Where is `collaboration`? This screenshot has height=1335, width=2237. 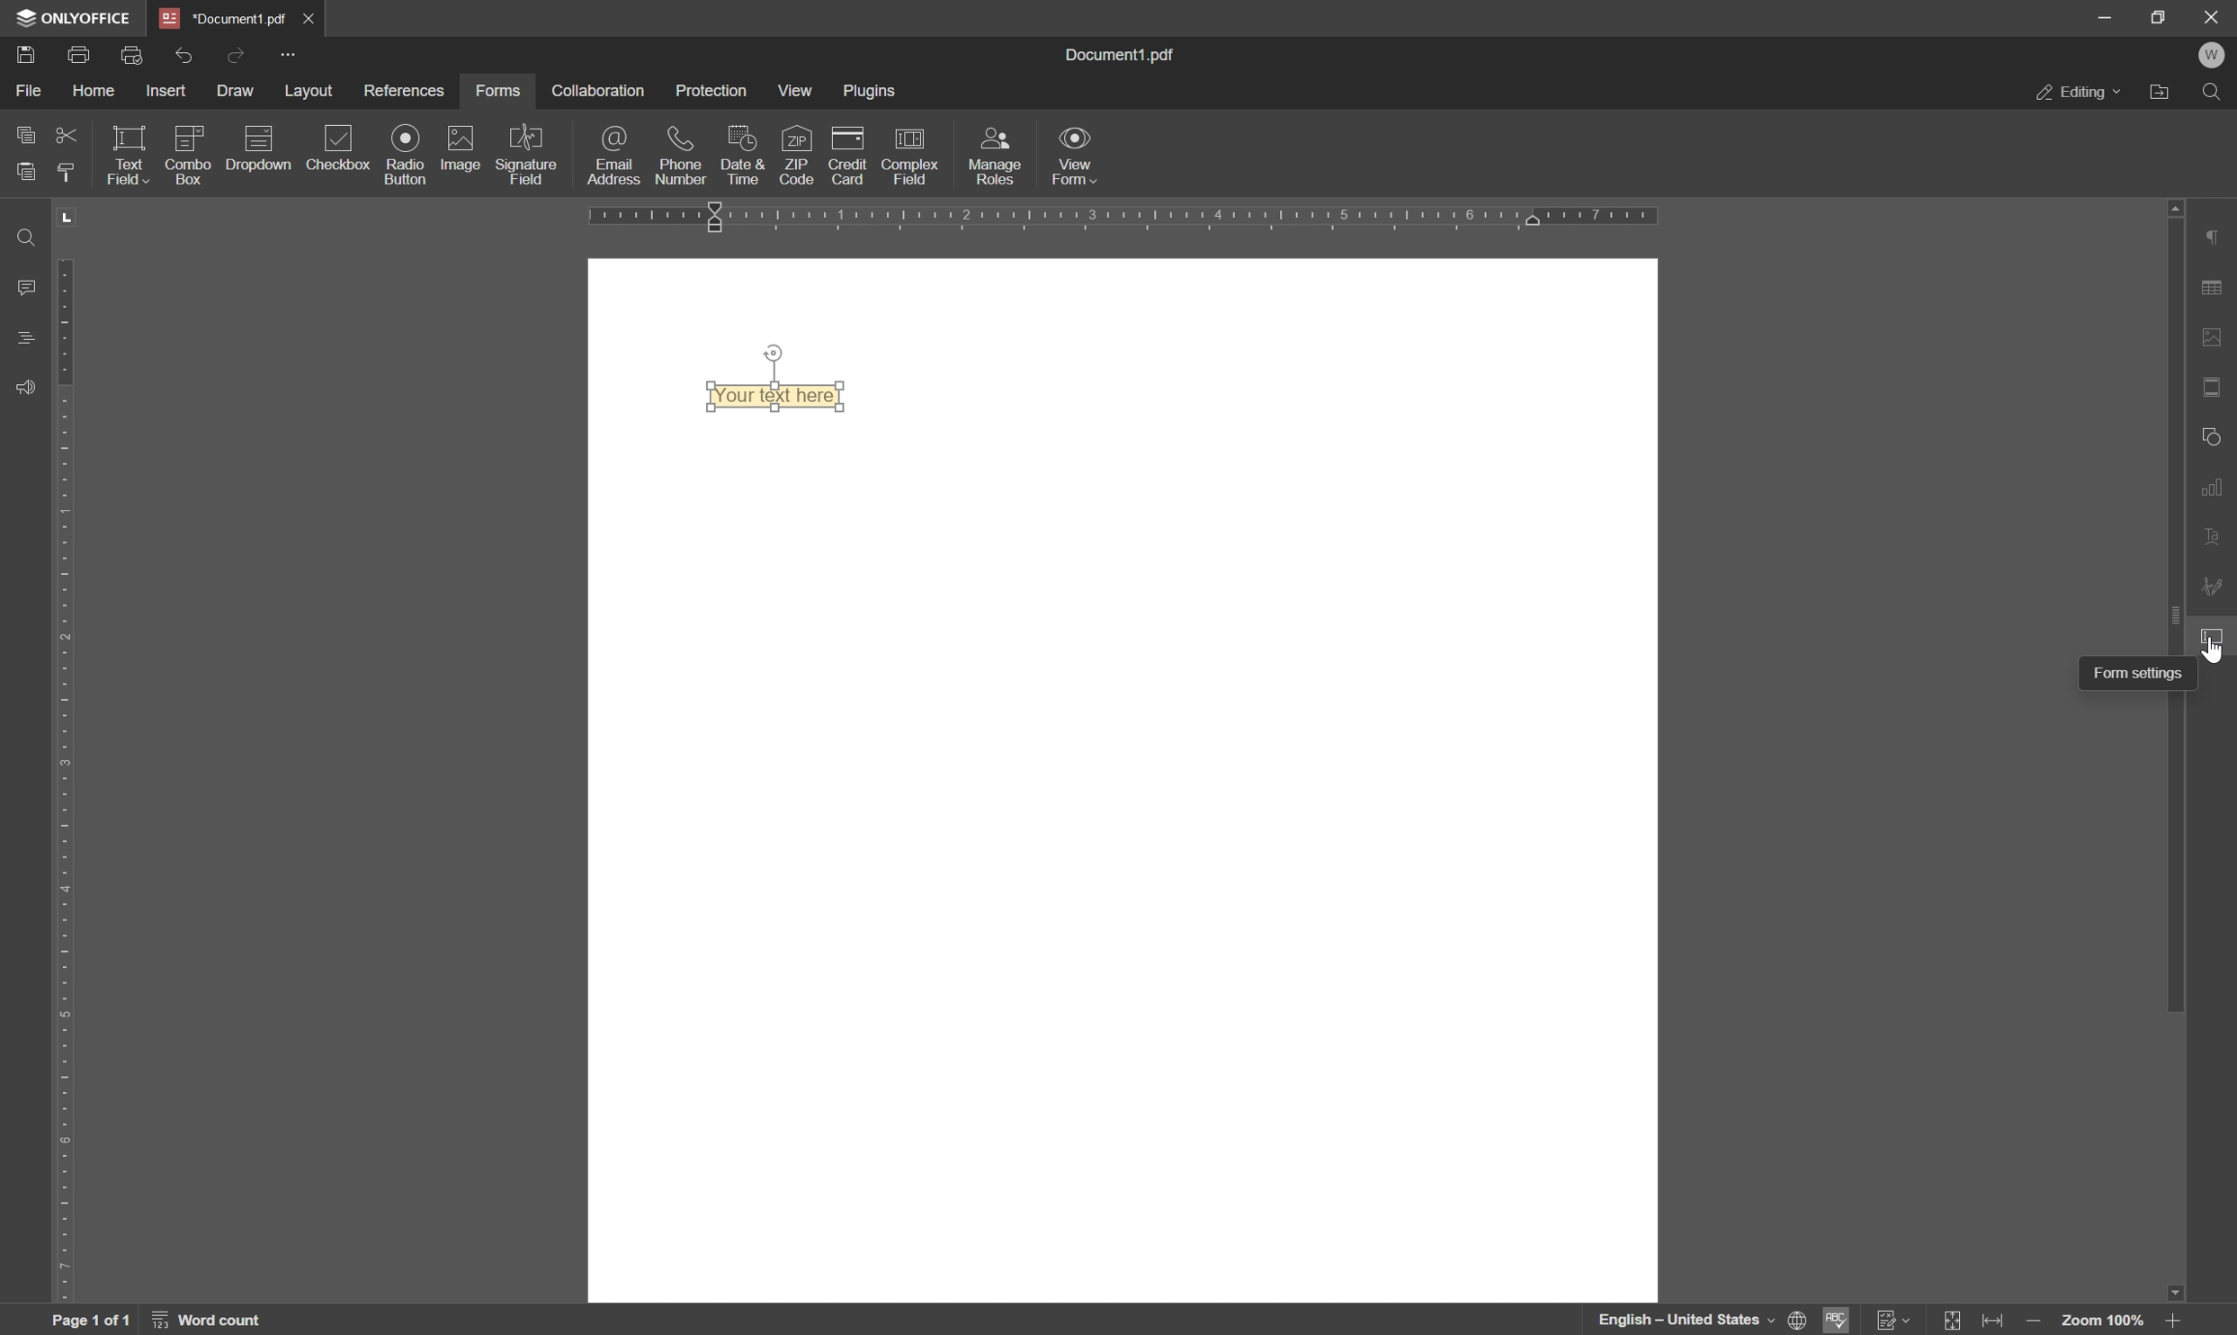 collaboration is located at coordinates (605, 88).